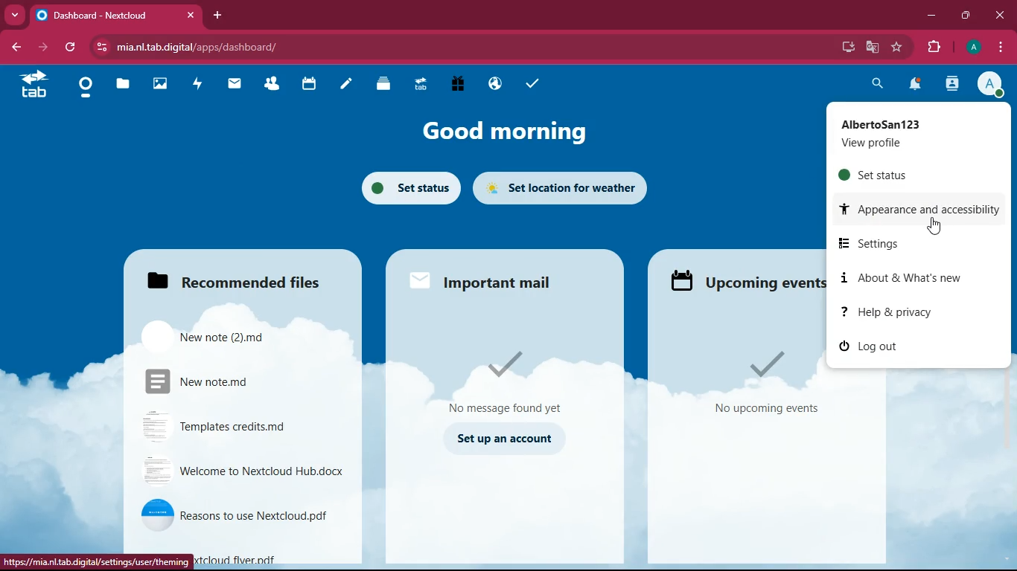 This screenshot has width=1017, height=571. I want to click on tab, so click(39, 83).